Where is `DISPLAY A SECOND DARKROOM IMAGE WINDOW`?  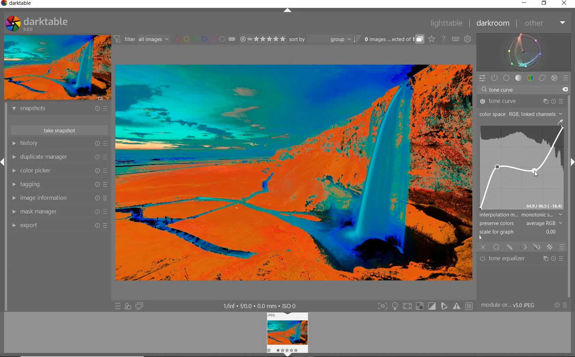
DISPLAY A SECOND DARKROOM IMAGE WINDOW is located at coordinates (140, 306).